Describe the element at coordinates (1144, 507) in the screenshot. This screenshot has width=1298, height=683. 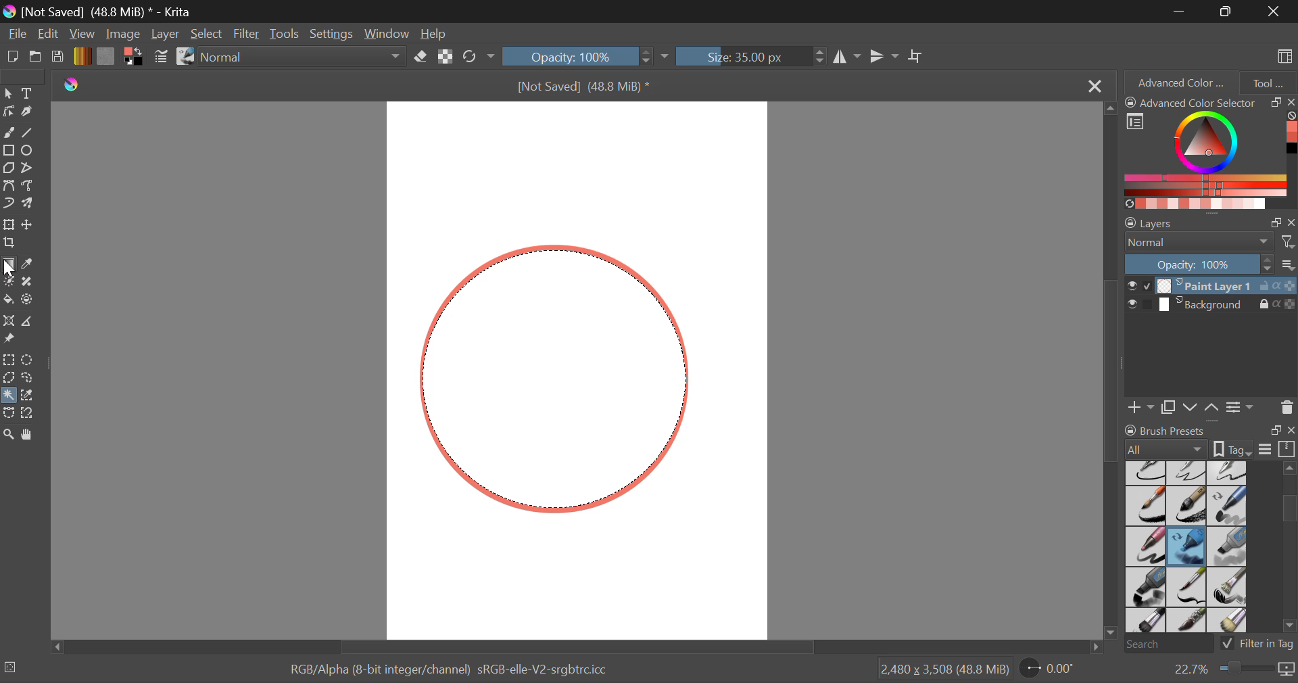
I see `Ink-7 Brush Rough` at that location.